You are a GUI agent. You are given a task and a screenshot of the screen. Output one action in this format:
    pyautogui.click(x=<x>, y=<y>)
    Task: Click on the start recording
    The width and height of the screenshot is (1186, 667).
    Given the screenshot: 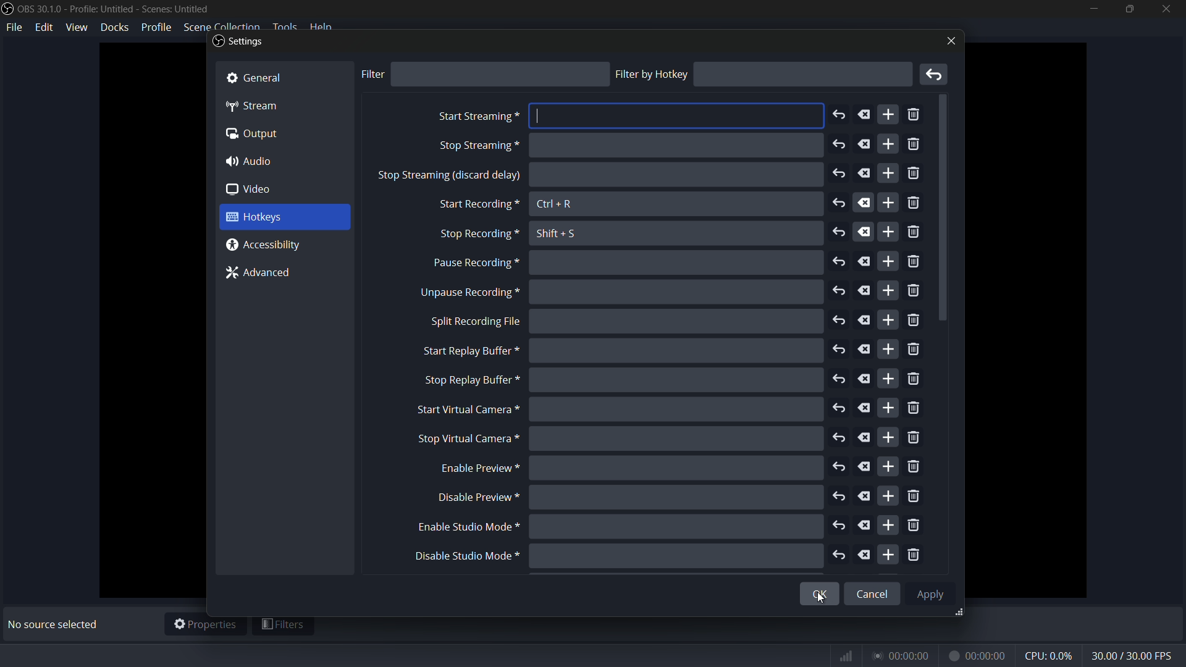 What is the action you would take?
    pyautogui.click(x=477, y=205)
    